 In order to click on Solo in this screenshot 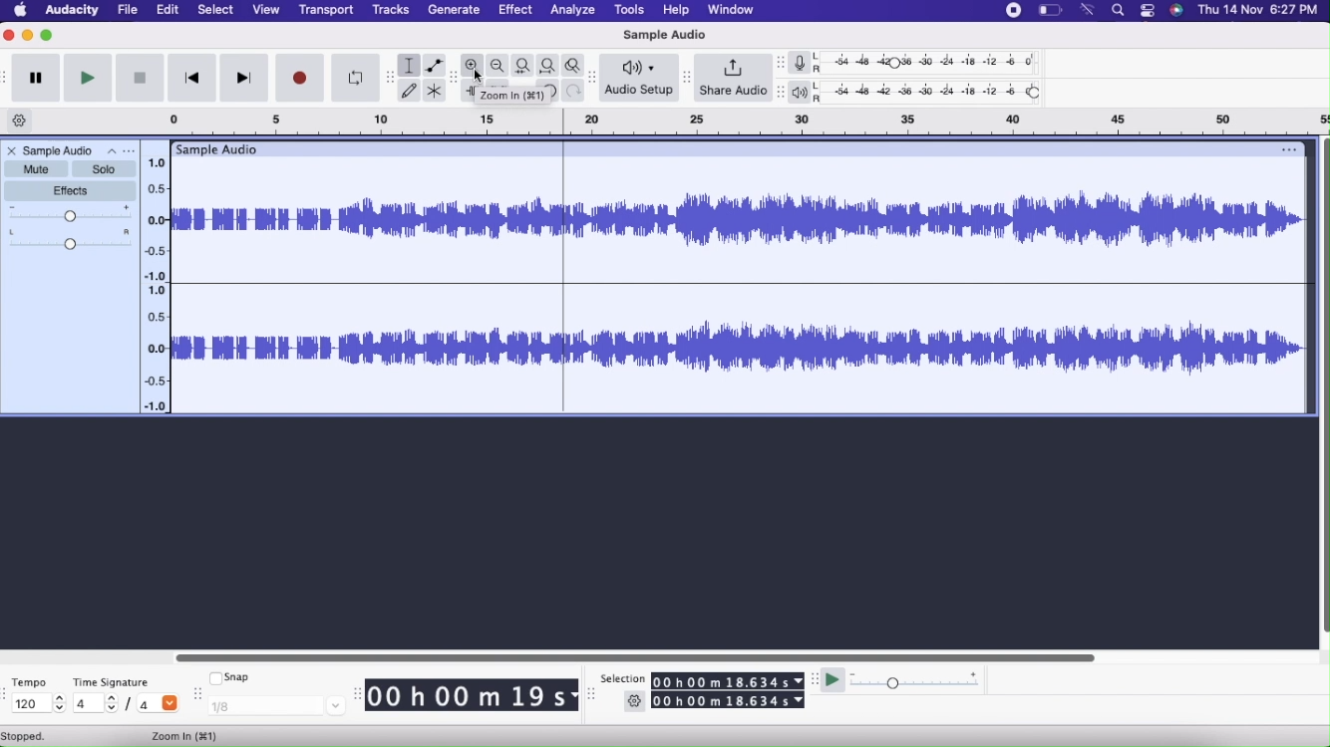, I will do `click(105, 169)`.